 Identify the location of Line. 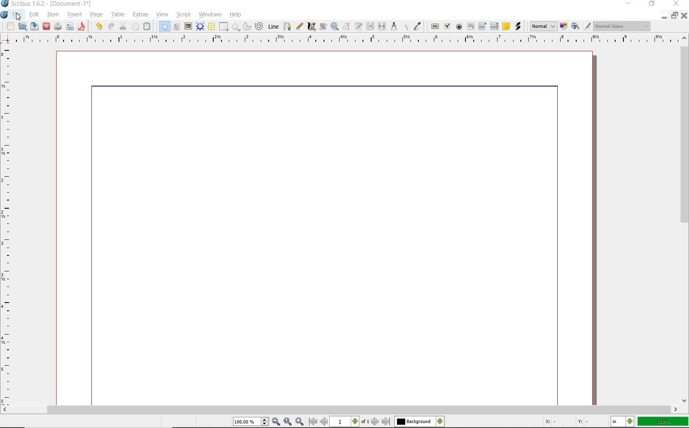
(273, 27).